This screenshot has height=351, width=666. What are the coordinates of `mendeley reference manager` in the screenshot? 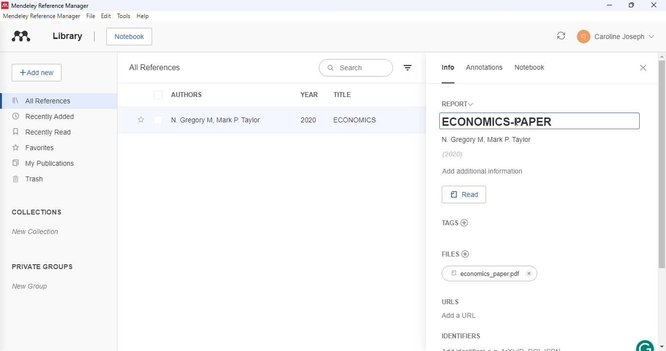 It's located at (41, 16).